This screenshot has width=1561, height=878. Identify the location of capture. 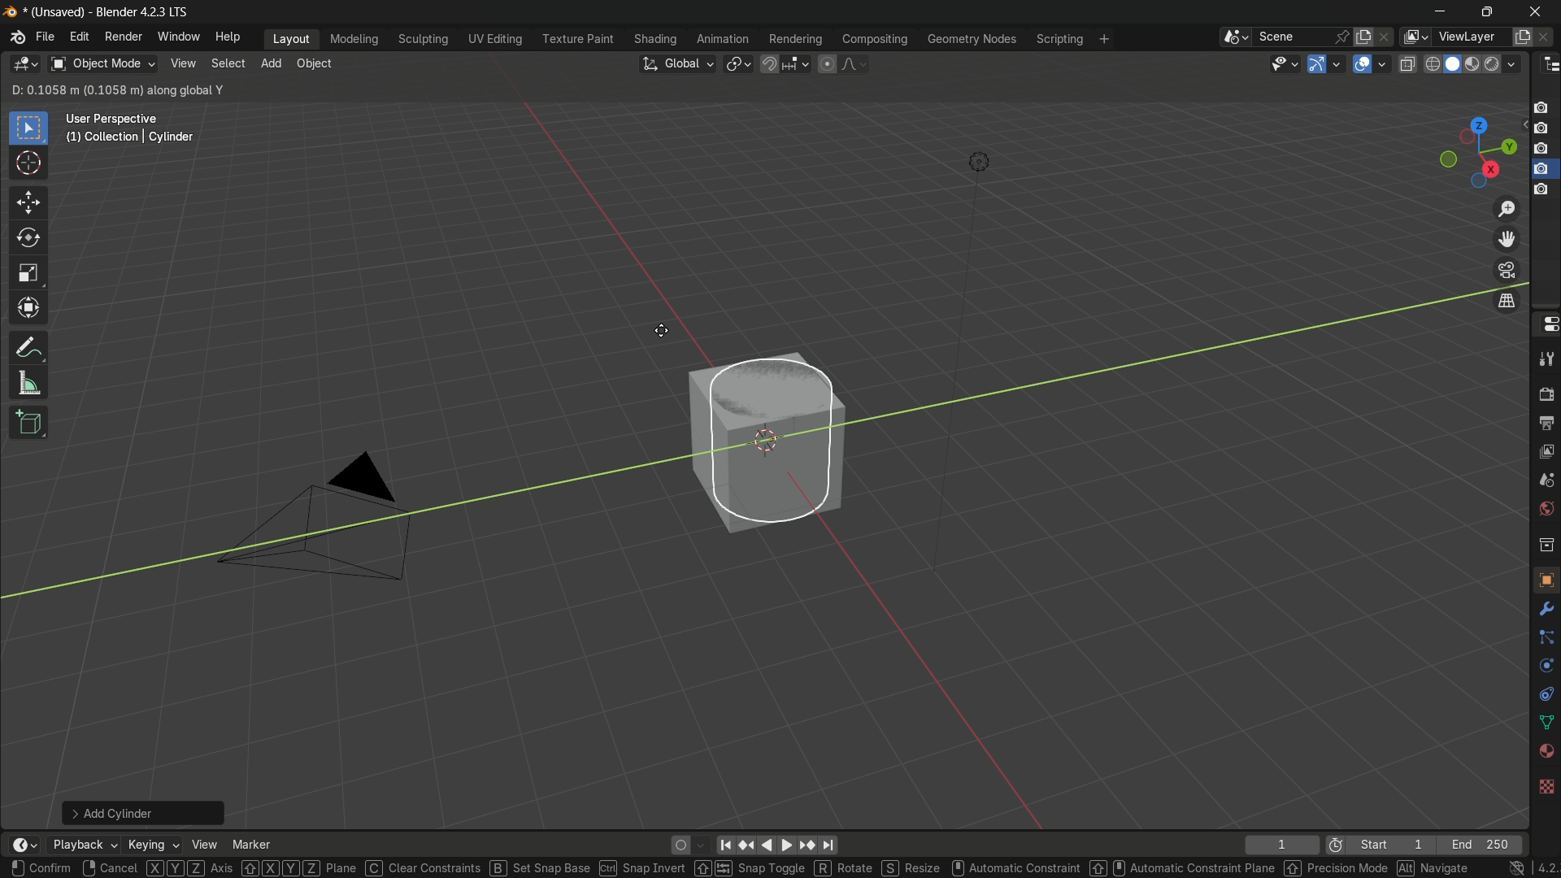
(1540, 170).